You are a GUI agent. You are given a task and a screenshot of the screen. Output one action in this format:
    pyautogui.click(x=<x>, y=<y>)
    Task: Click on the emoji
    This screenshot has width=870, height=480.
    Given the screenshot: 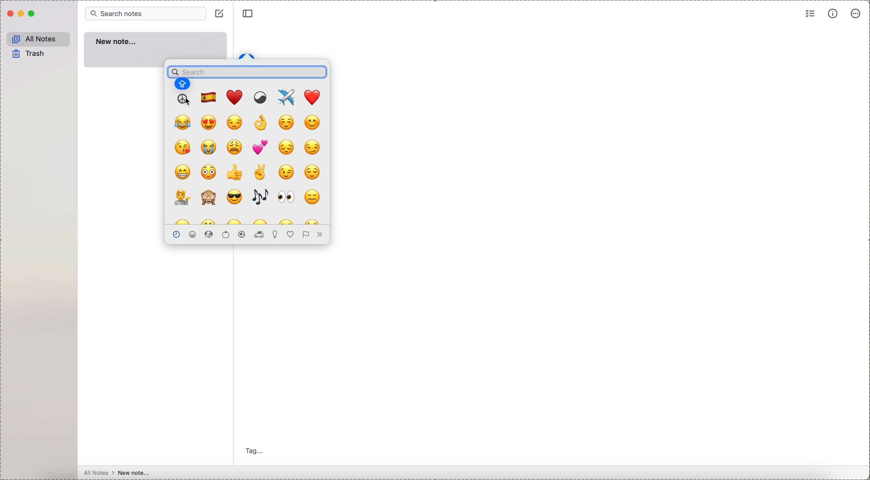 What is the action you would take?
    pyautogui.click(x=287, y=122)
    